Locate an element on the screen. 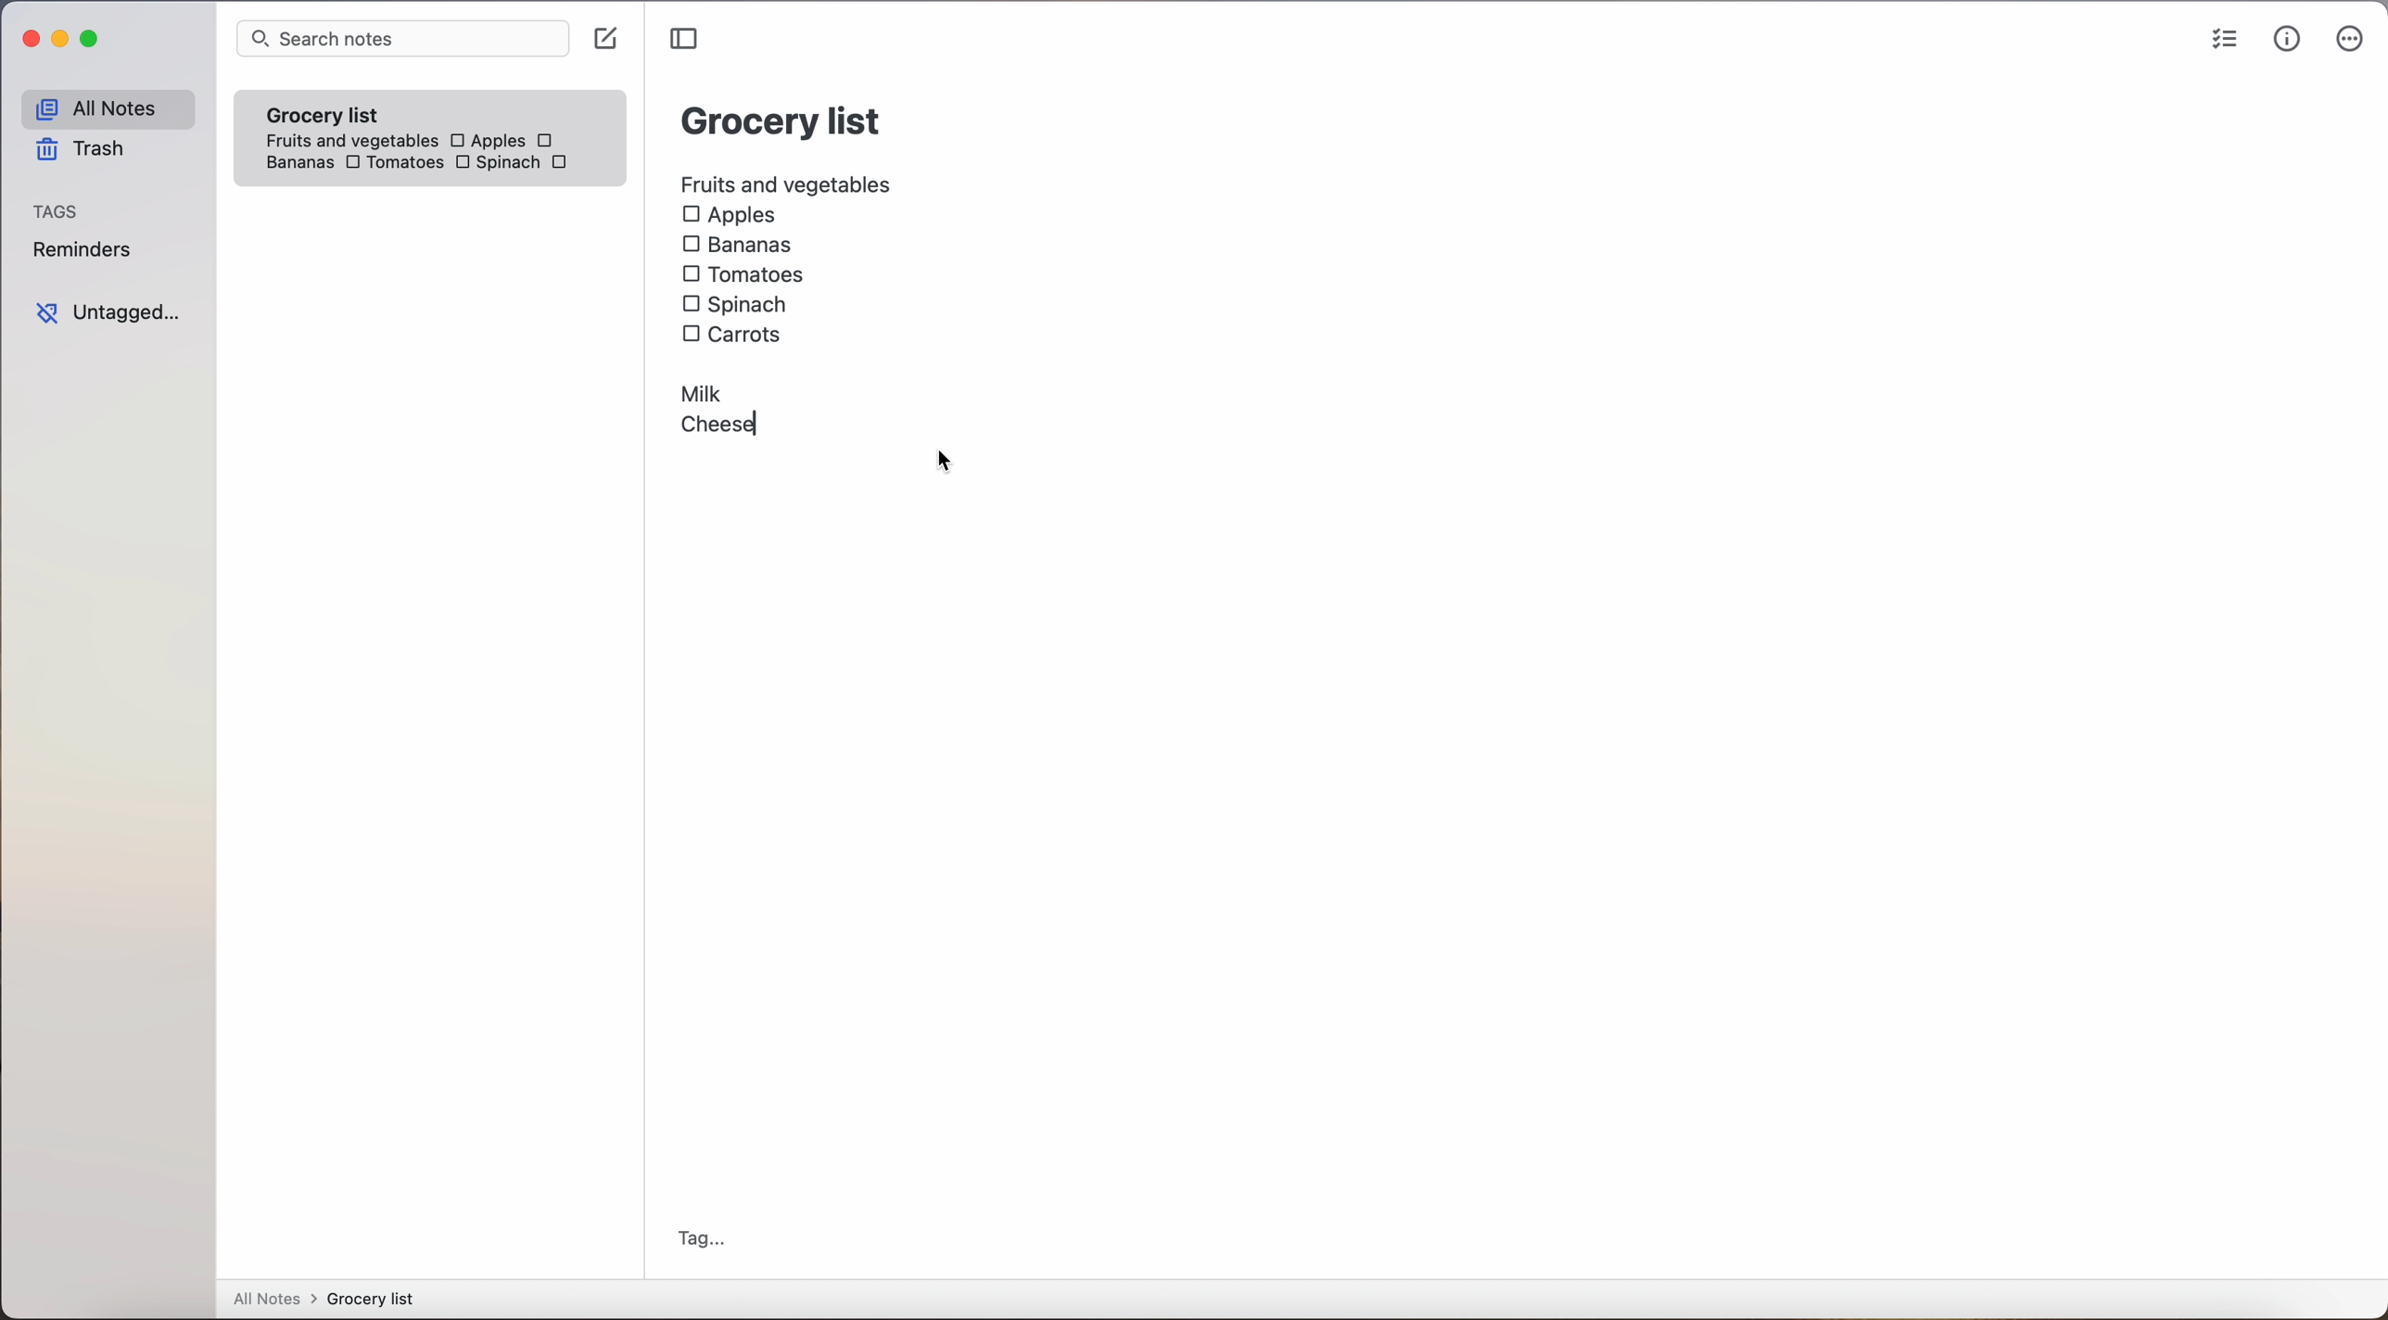 The image size is (2388, 1320). untagged is located at coordinates (108, 312).